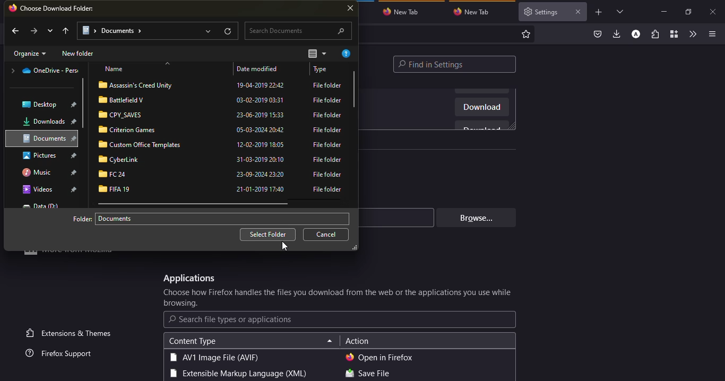 The image size is (725, 381). I want to click on folder, so click(122, 159).